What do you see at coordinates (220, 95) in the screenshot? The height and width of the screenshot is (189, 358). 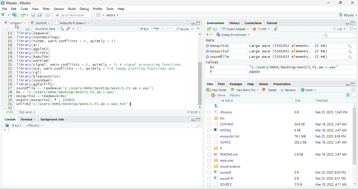 I see ` Home` at bounding box center [220, 95].